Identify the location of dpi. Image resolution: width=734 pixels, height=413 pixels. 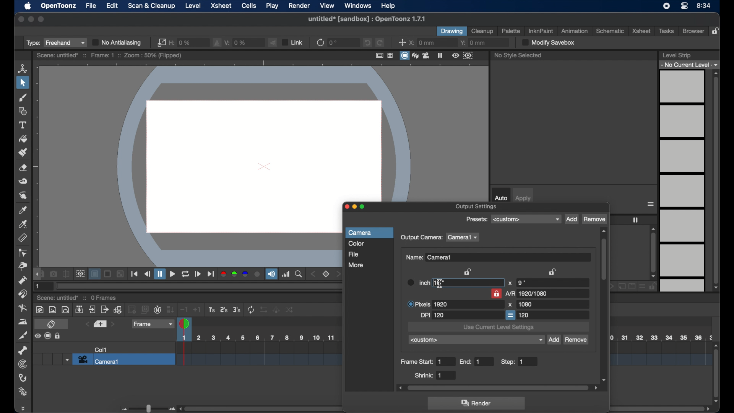
(433, 315).